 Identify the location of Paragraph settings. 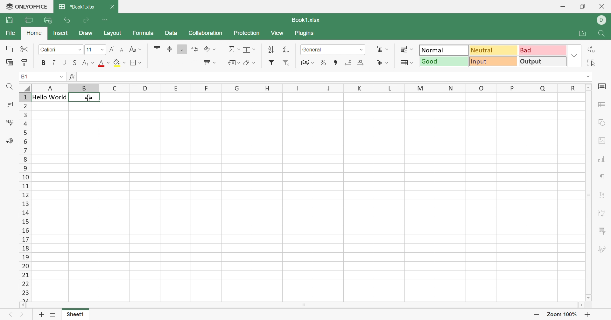
(601, 177).